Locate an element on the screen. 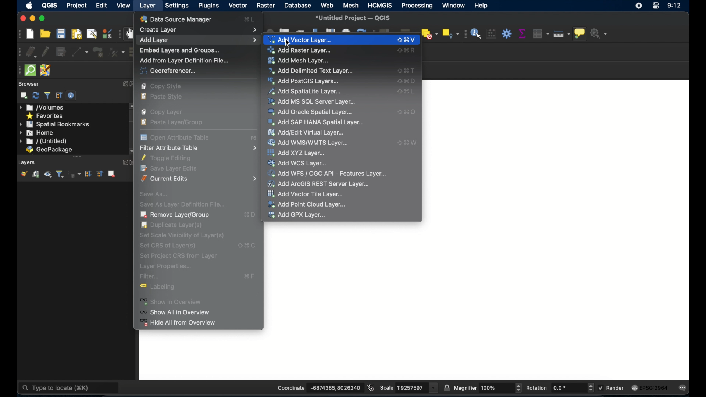 The width and height of the screenshot is (706, 397). open field calculator is located at coordinates (491, 34).